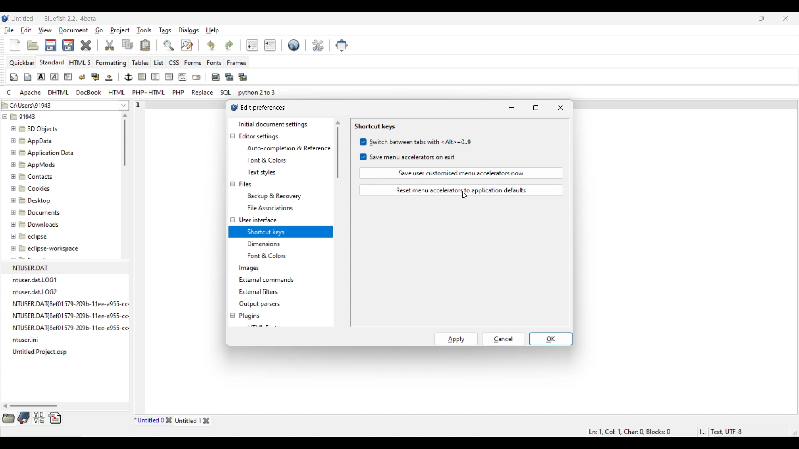 This screenshot has height=449, width=799. What do you see at coordinates (169, 420) in the screenshot?
I see `Close` at bounding box center [169, 420].